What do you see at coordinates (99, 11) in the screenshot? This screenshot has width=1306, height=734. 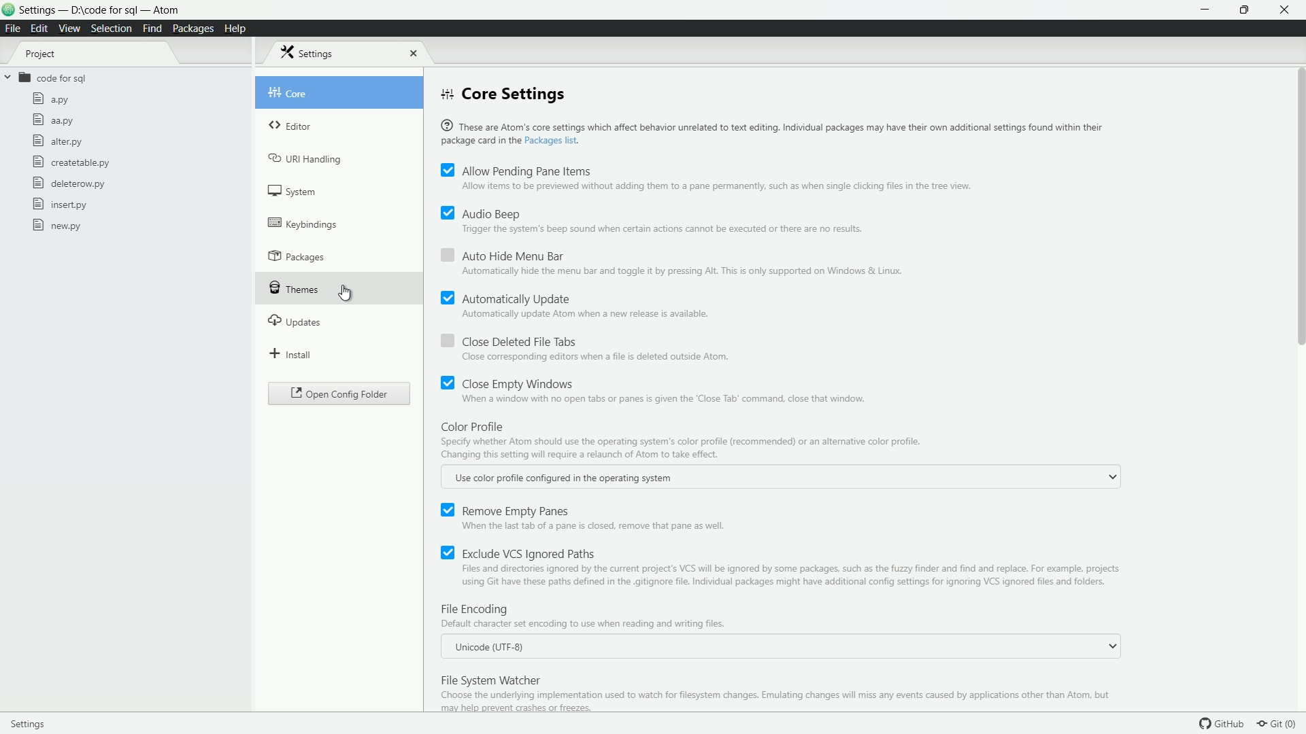 I see `project - D:\code for sql - atom` at bounding box center [99, 11].